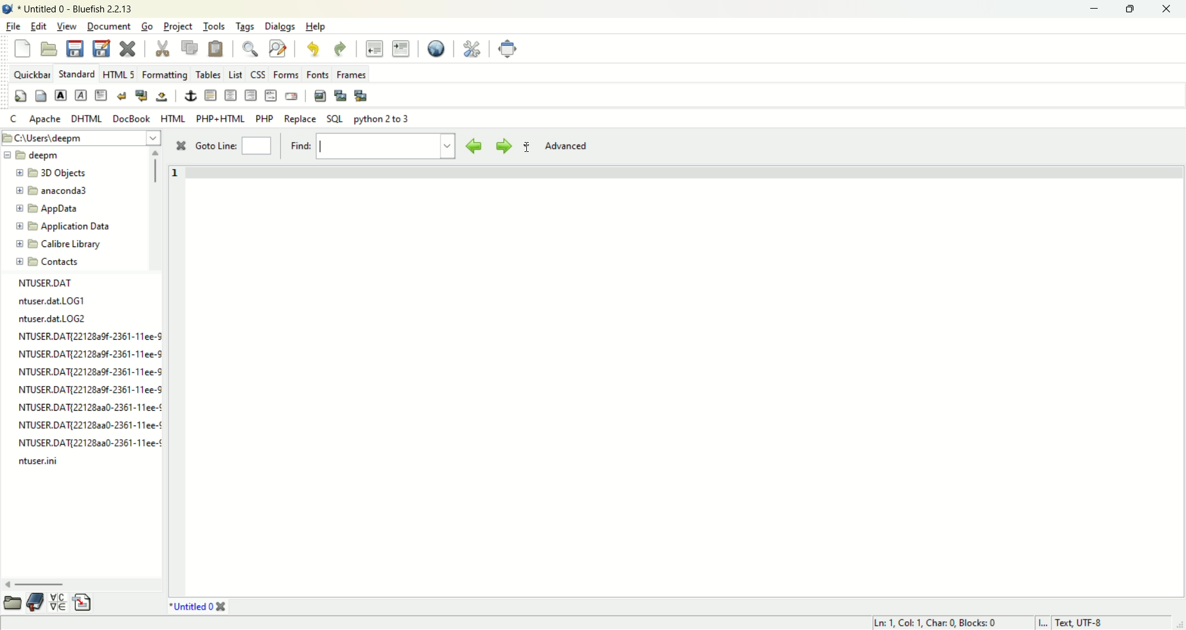 The image size is (1186, 630). Describe the element at coordinates (301, 119) in the screenshot. I see `REPLACE` at that location.